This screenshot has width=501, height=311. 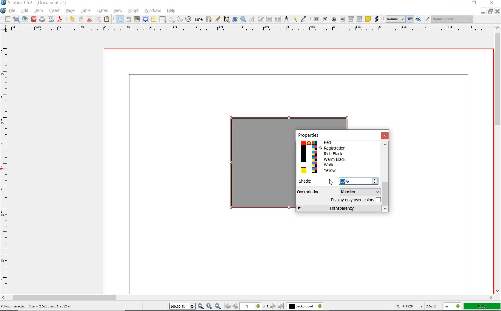 I want to click on cut, so click(x=89, y=20).